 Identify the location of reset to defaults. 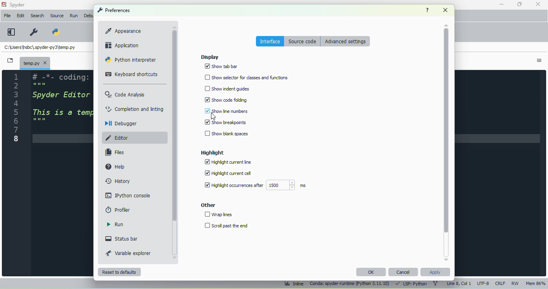
(120, 272).